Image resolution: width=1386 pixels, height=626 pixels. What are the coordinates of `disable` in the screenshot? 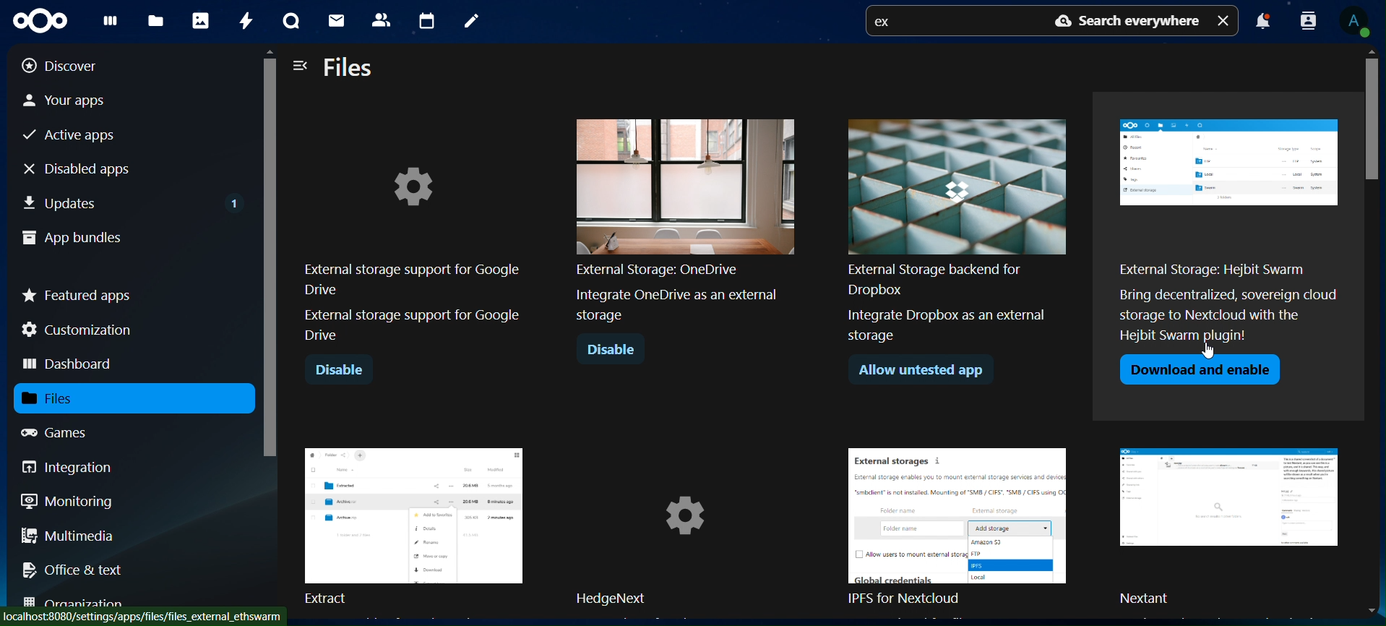 It's located at (339, 371).